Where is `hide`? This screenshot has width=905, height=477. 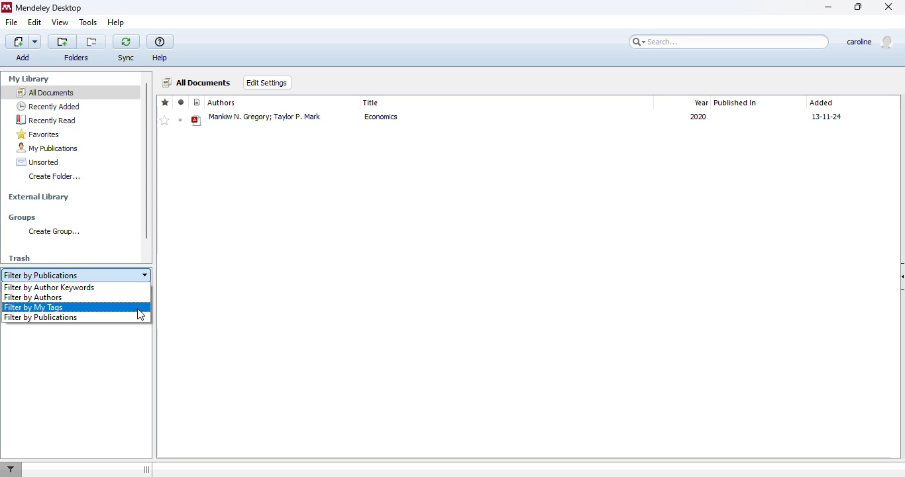 hide is located at coordinates (899, 277).